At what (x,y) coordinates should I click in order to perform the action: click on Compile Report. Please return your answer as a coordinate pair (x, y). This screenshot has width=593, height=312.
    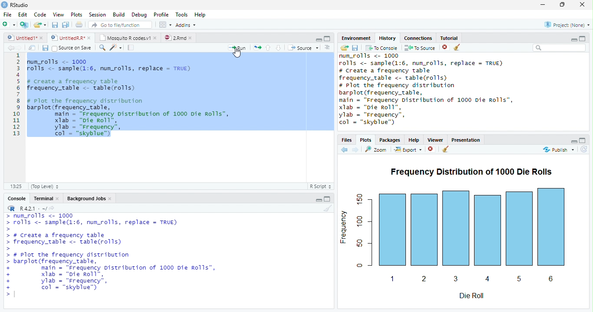
    Looking at the image, I should click on (132, 47).